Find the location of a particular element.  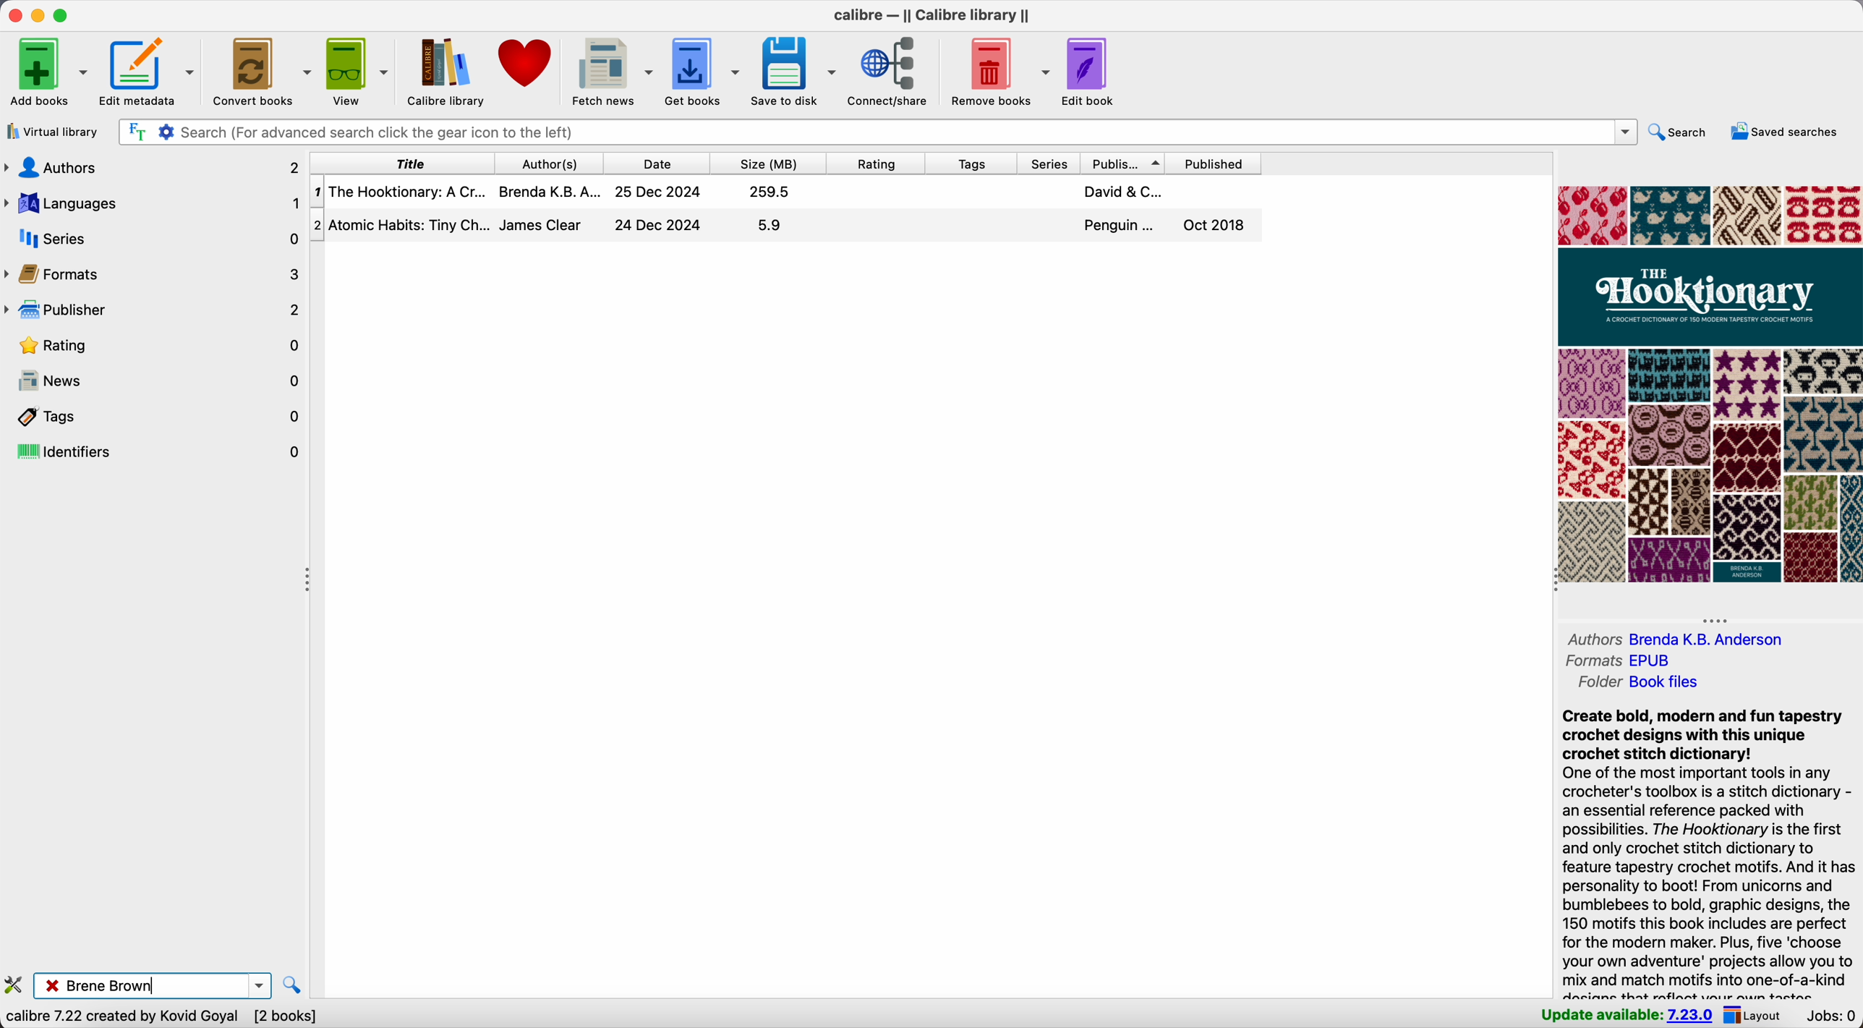

authors is located at coordinates (151, 166).